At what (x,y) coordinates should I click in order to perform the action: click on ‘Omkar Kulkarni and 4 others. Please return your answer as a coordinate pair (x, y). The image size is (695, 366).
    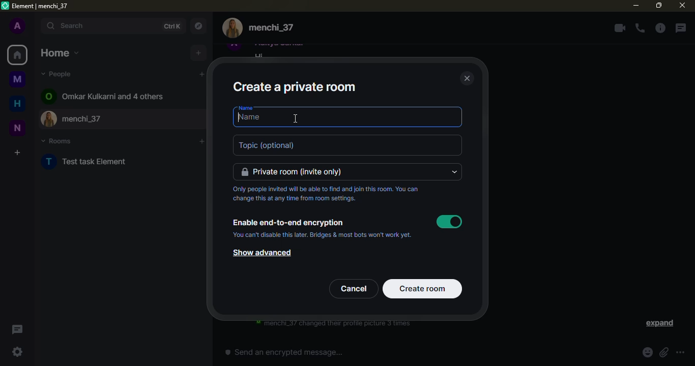
    Looking at the image, I should click on (113, 96).